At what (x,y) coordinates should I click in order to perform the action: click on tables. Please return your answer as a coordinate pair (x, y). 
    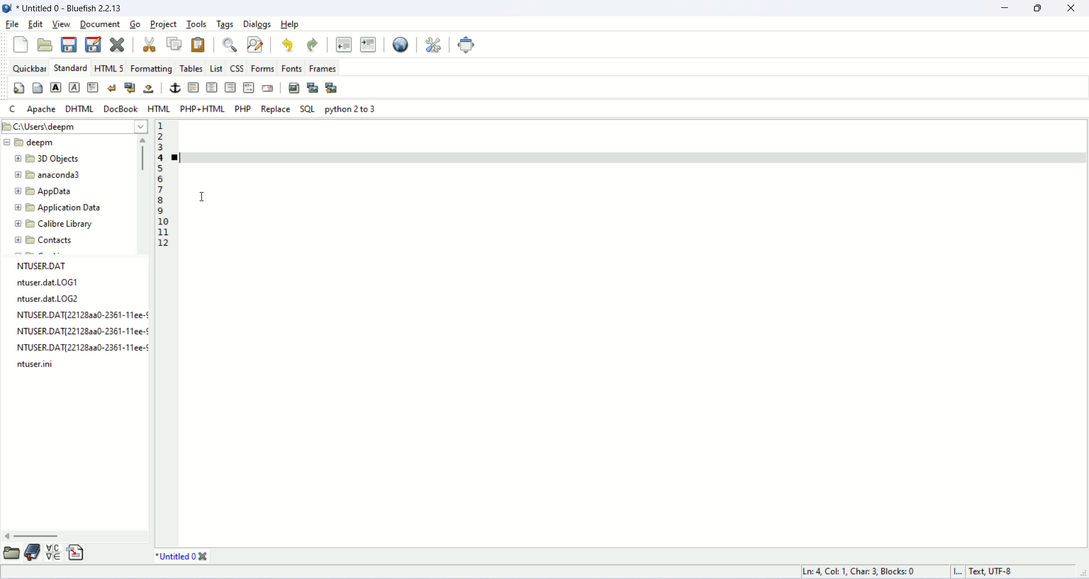
    Looking at the image, I should click on (193, 69).